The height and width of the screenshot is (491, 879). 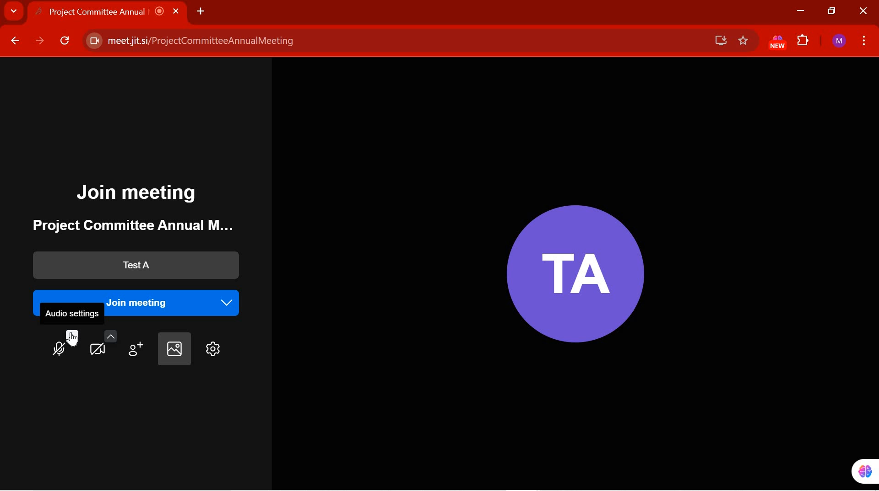 I want to click on join meeting, so click(x=141, y=294).